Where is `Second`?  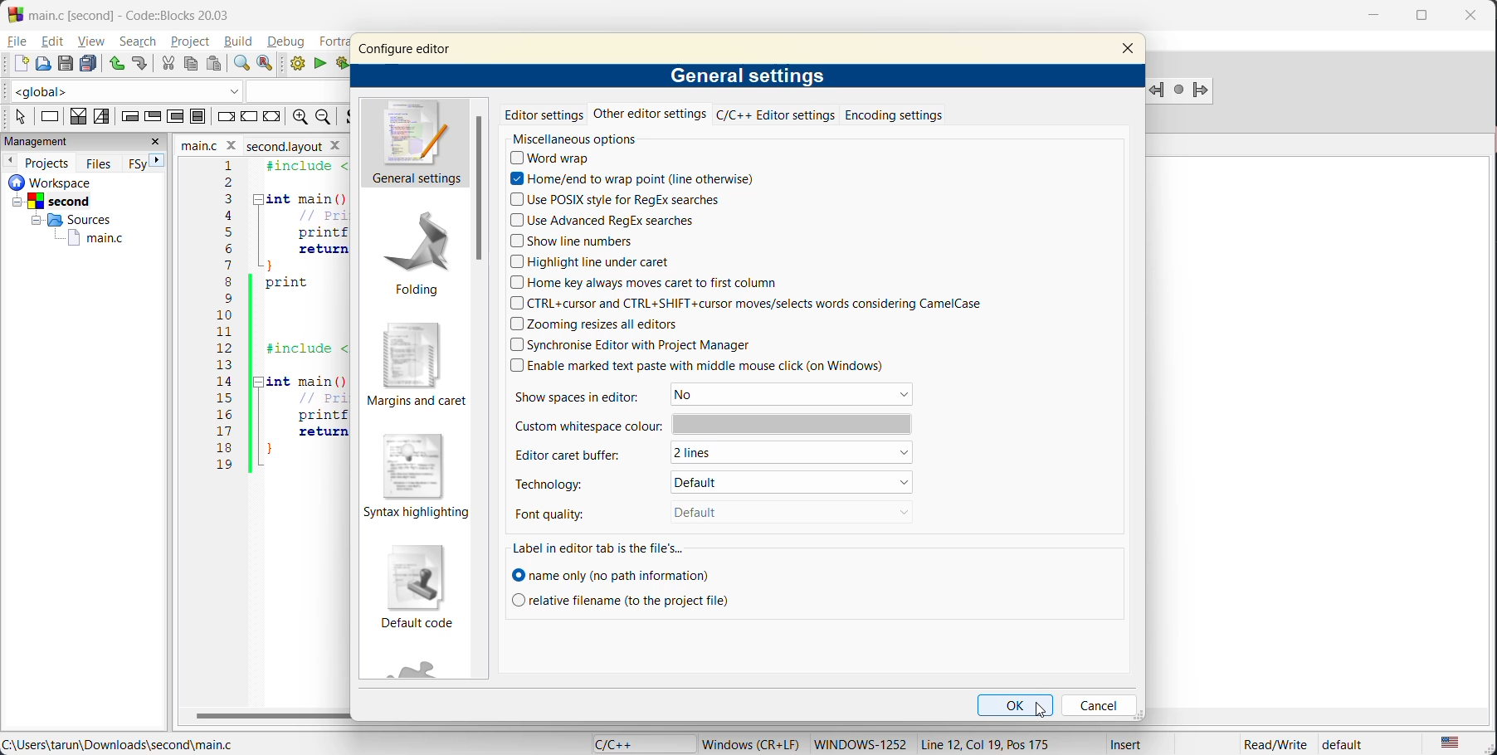
Second is located at coordinates (73, 201).